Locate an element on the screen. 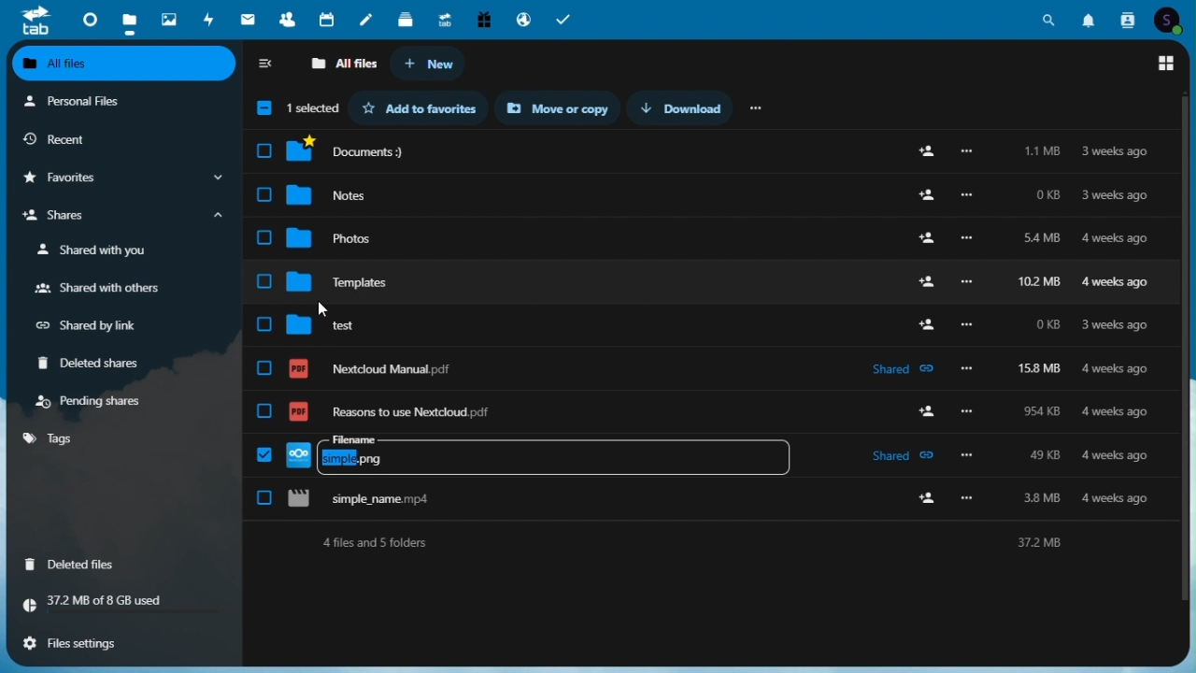 This screenshot has width=1196, height=673. 1 selected is located at coordinates (294, 110).